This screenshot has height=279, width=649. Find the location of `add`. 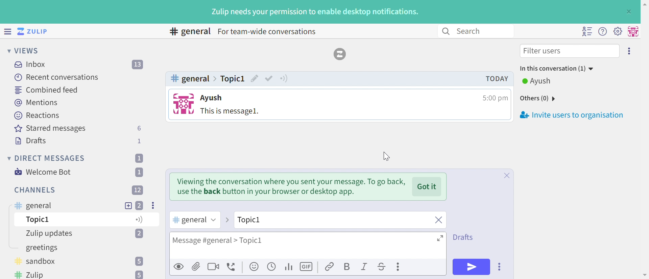

add is located at coordinates (128, 205).